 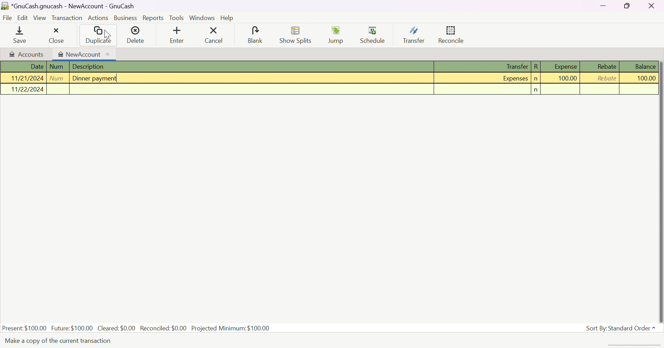 I want to click on Actions, so click(x=99, y=18).